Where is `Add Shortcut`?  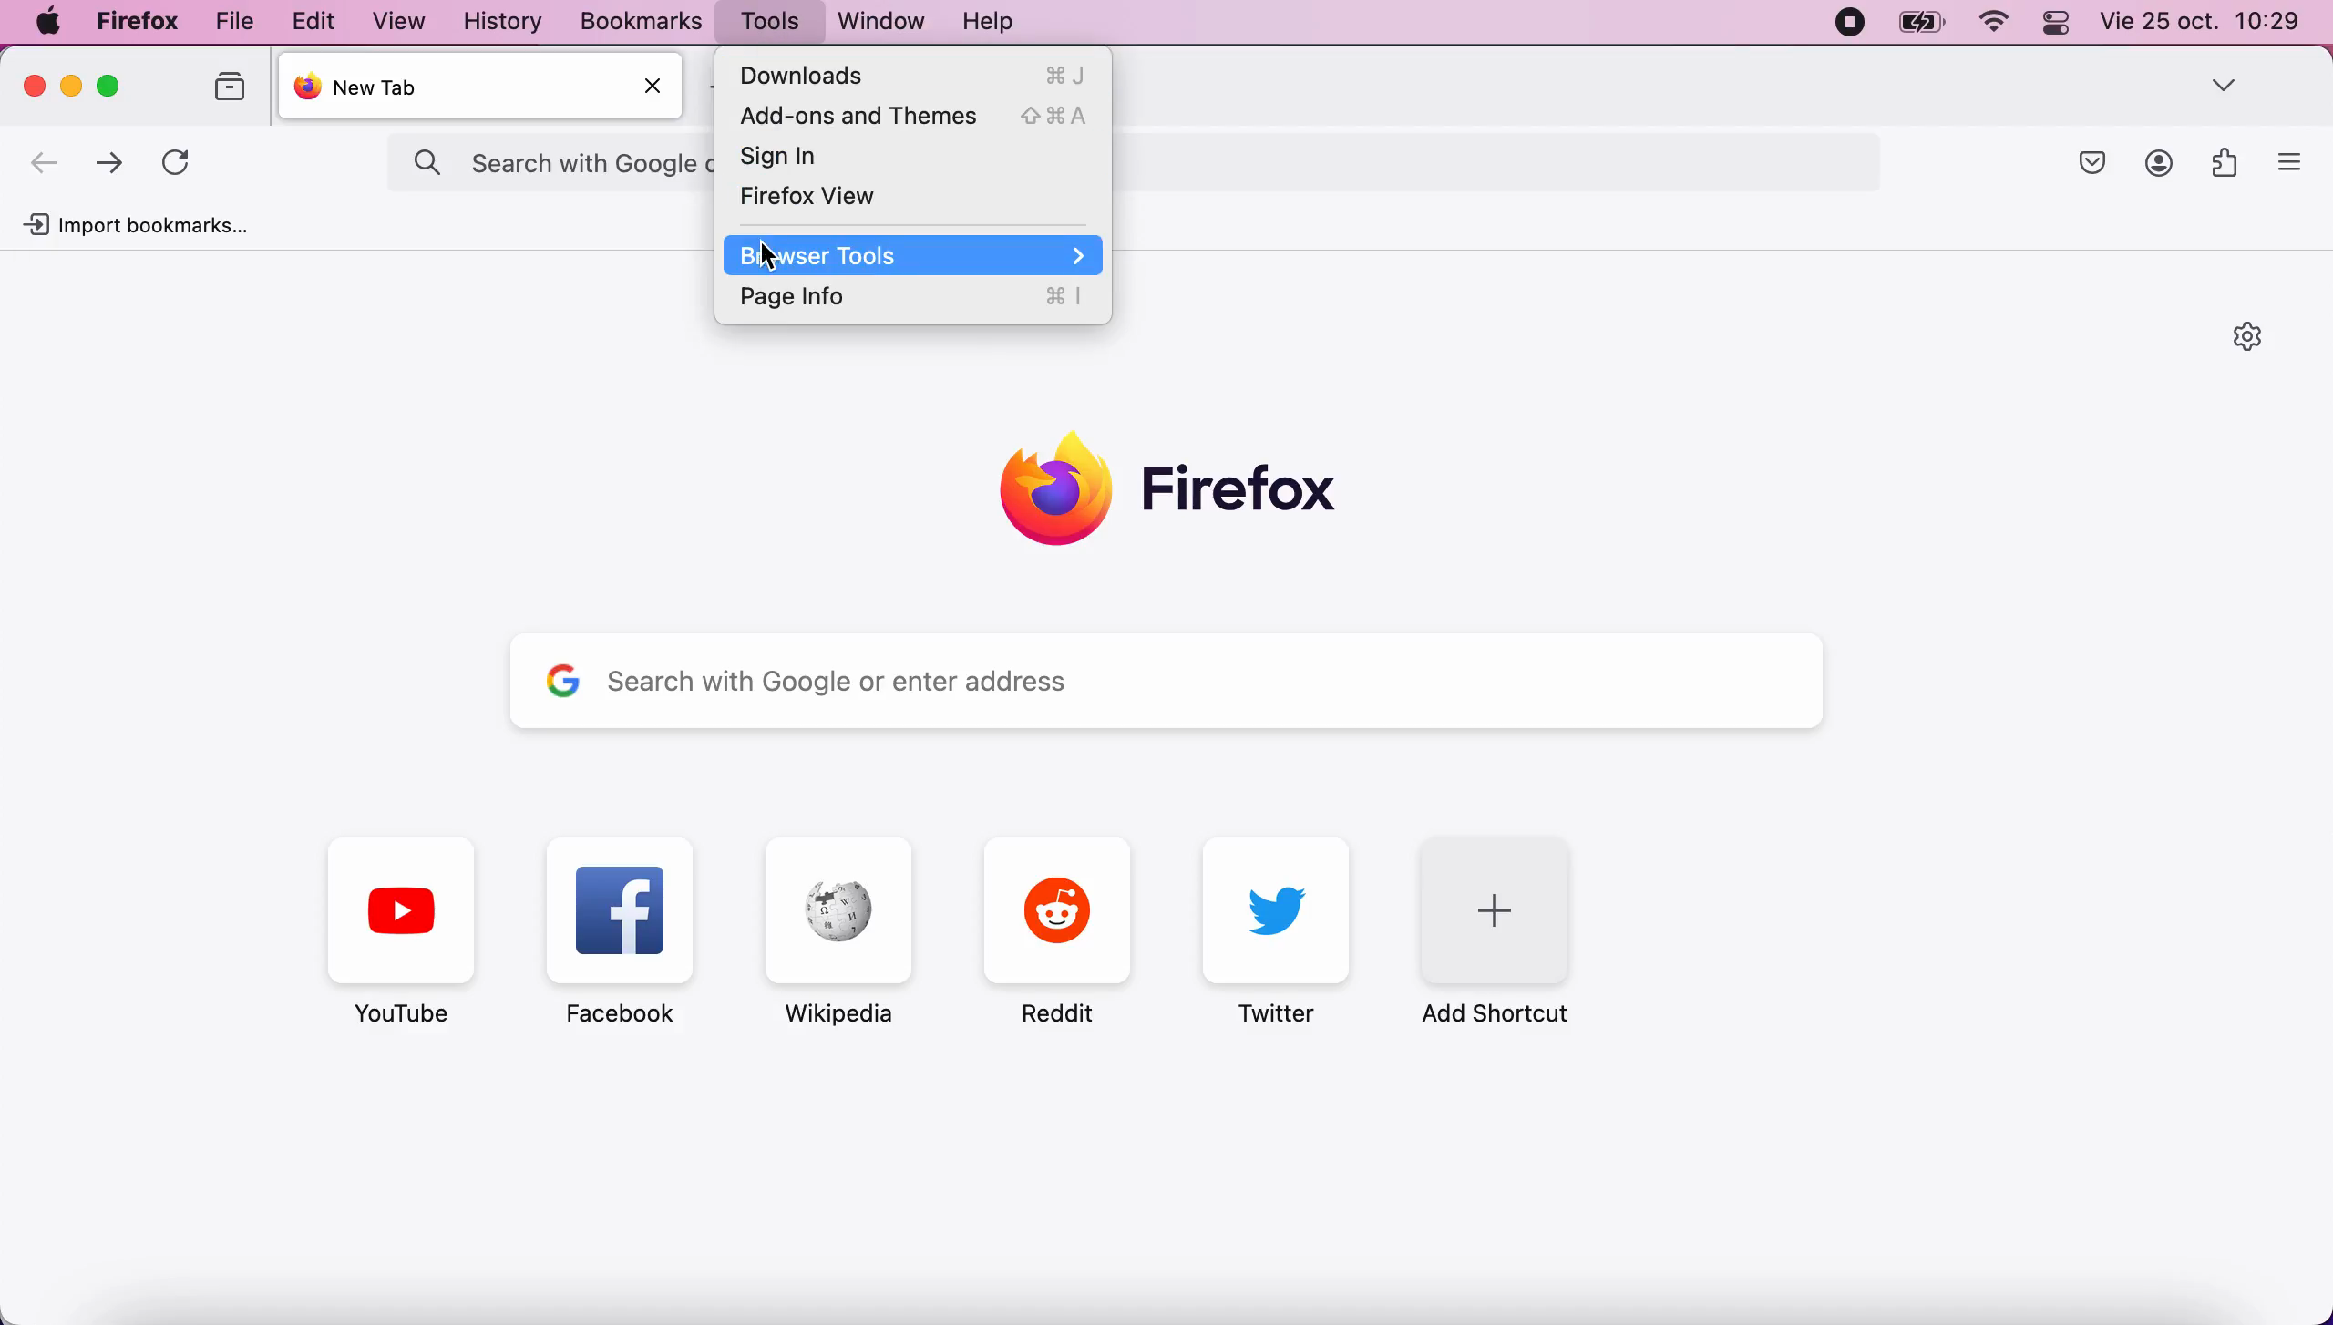 Add Shortcut is located at coordinates (1508, 930).